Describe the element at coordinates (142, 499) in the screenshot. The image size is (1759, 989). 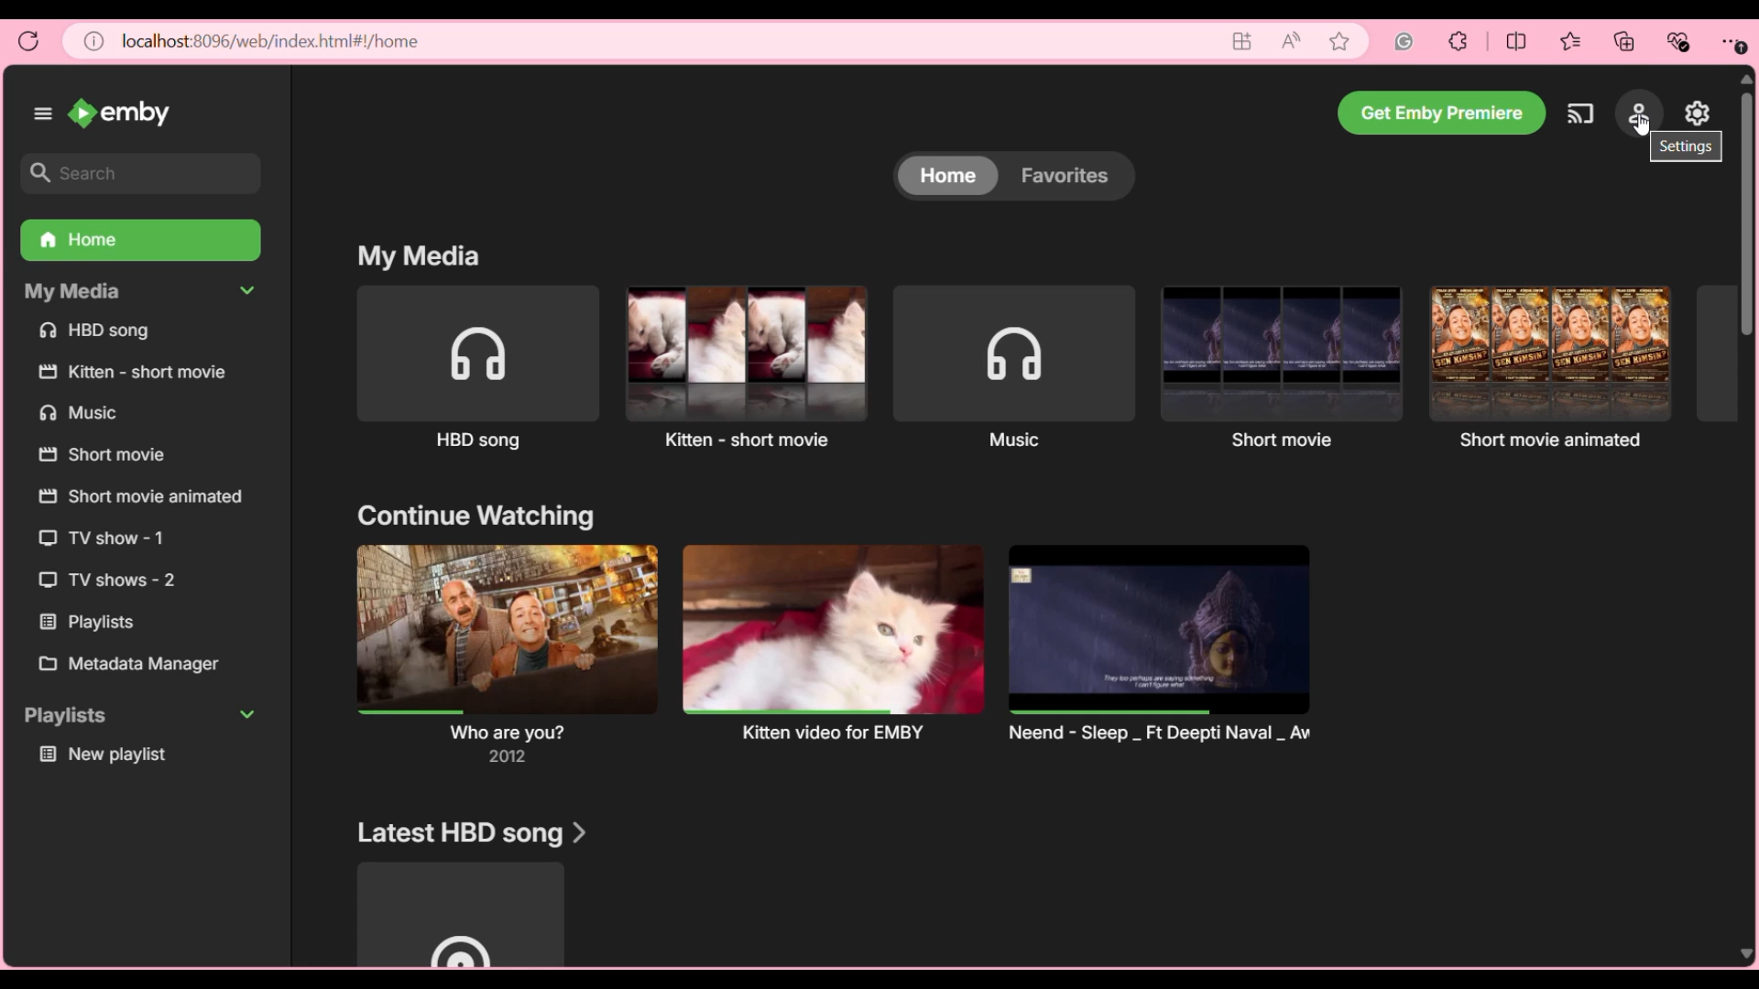
I see `short movie animated` at that location.